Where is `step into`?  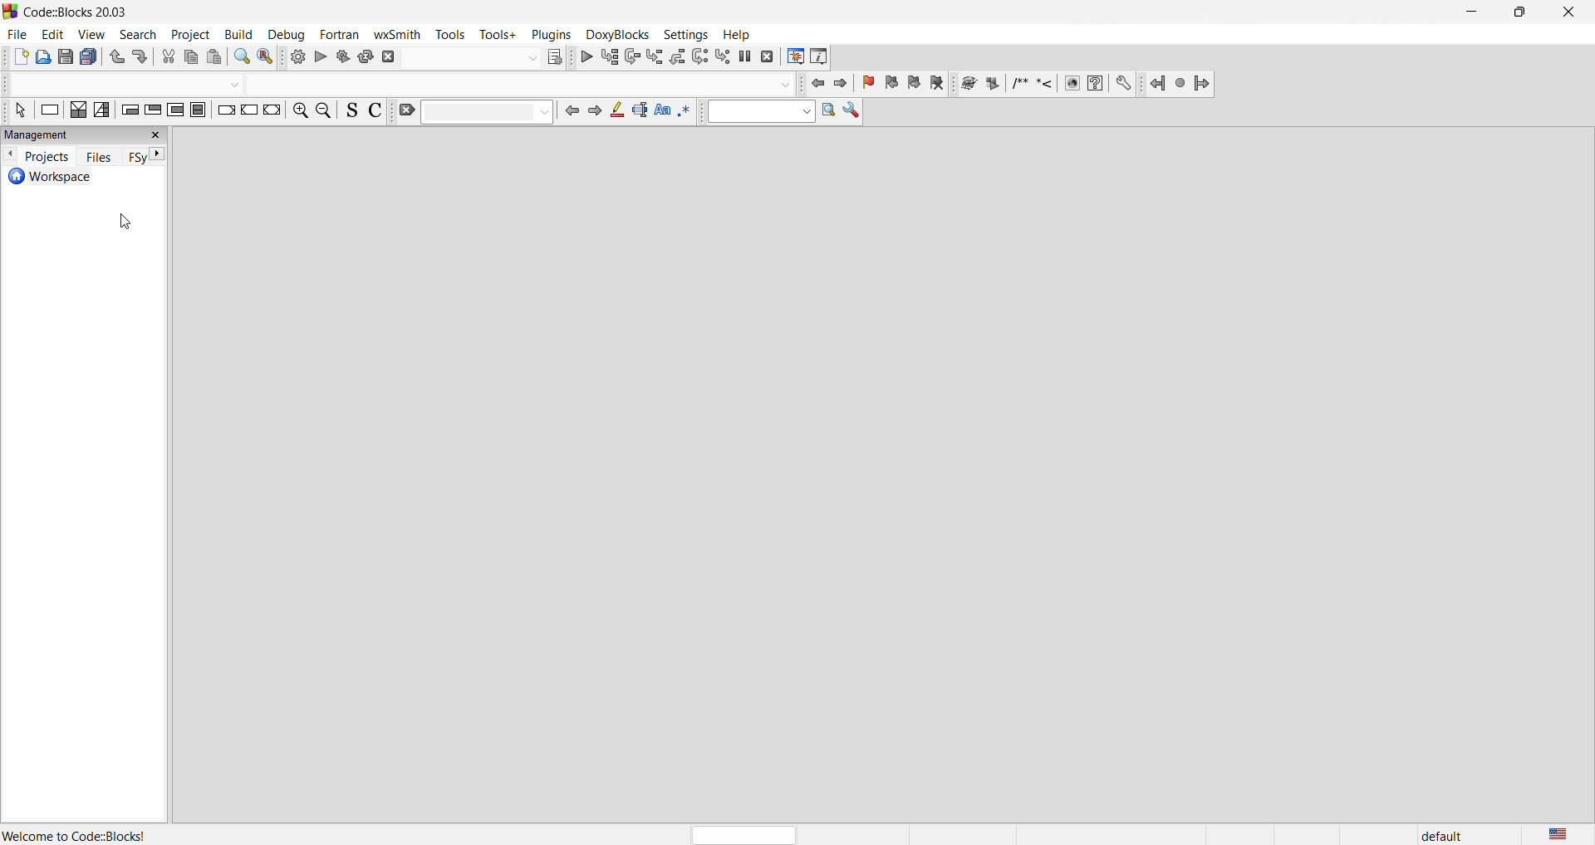
step into is located at coordinates (655, 56).